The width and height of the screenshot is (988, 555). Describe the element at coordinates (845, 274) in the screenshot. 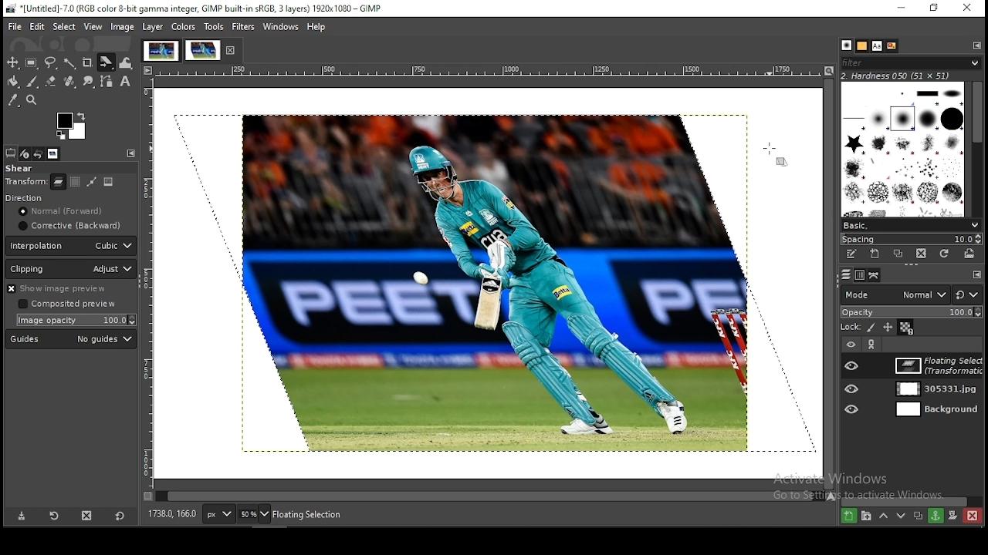

I see `paths` at that location.